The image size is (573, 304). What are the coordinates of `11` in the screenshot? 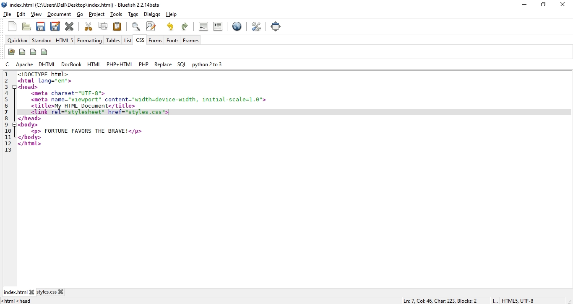 It's located at (8, 137).